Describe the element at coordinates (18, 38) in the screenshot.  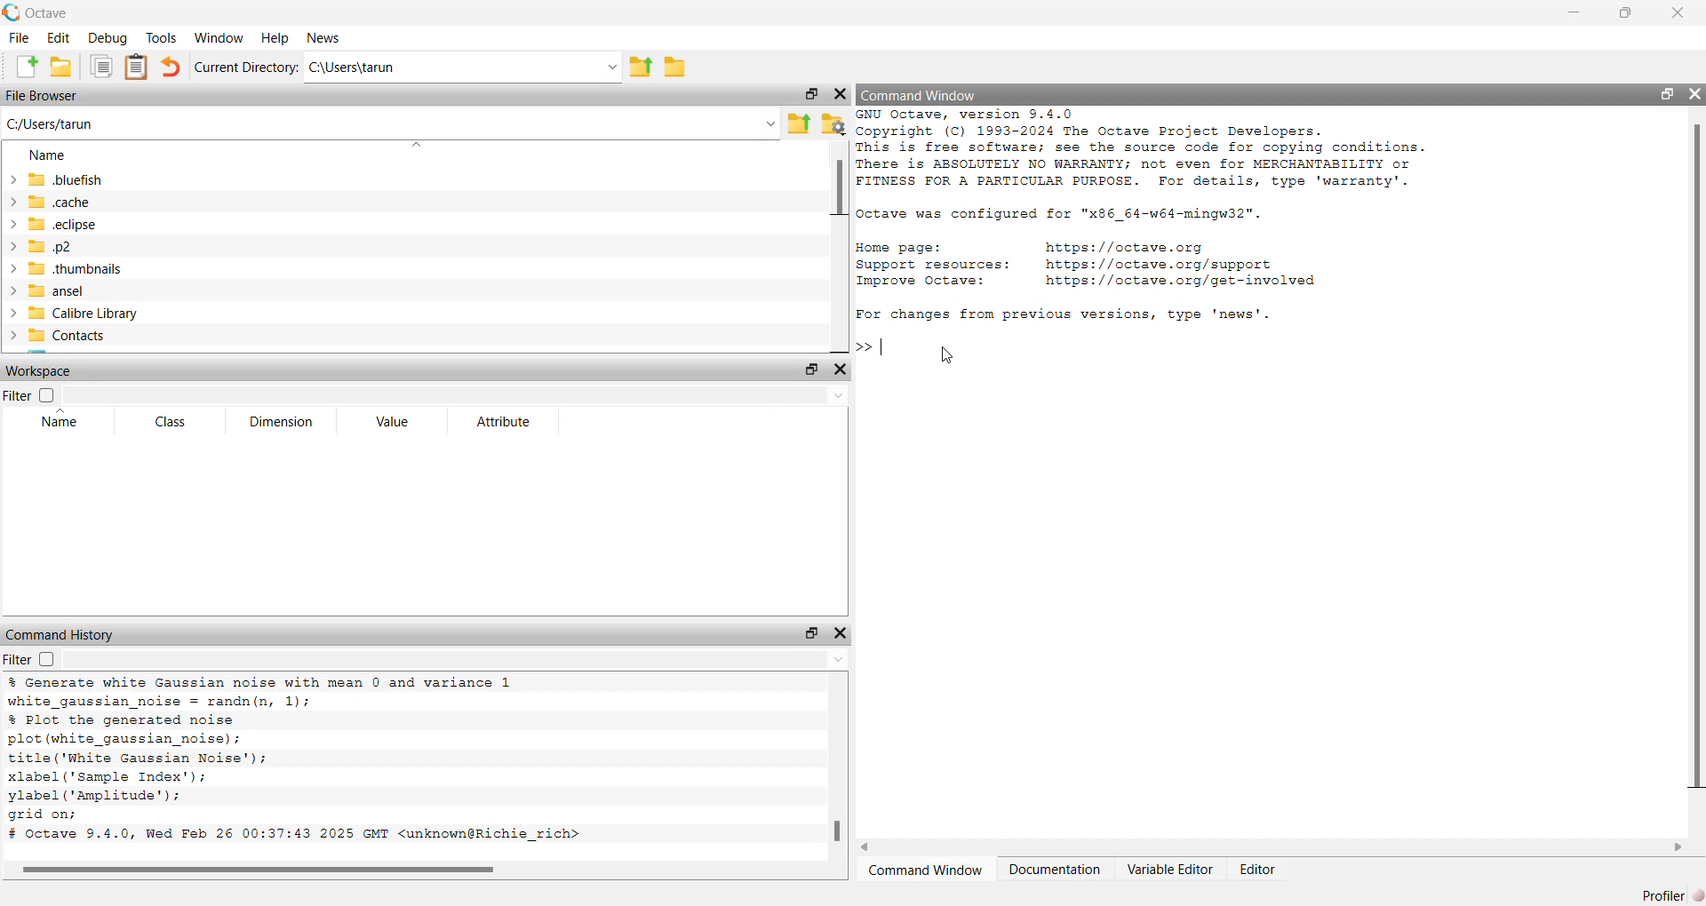
I see `File` at that location.